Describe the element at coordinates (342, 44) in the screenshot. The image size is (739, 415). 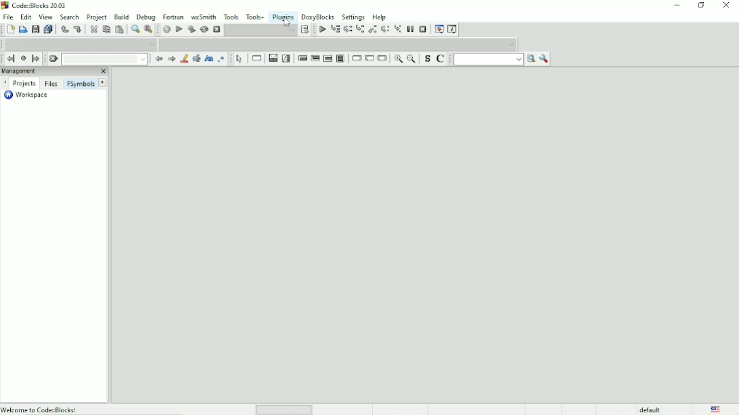
I see `Code completion compiler` at that location.